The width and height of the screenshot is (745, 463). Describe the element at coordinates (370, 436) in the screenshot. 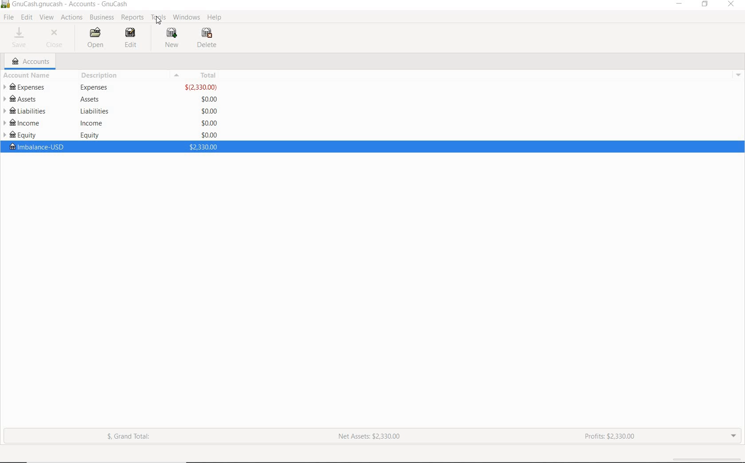

I see `NET ASSETS` at that location.